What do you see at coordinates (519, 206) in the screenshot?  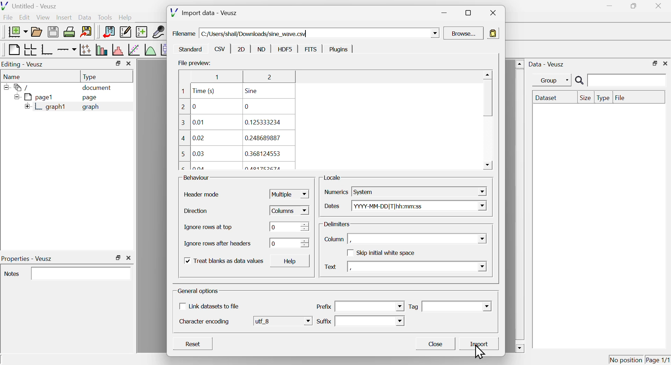 I see `scrollbar` at bounding box center [519, 206].